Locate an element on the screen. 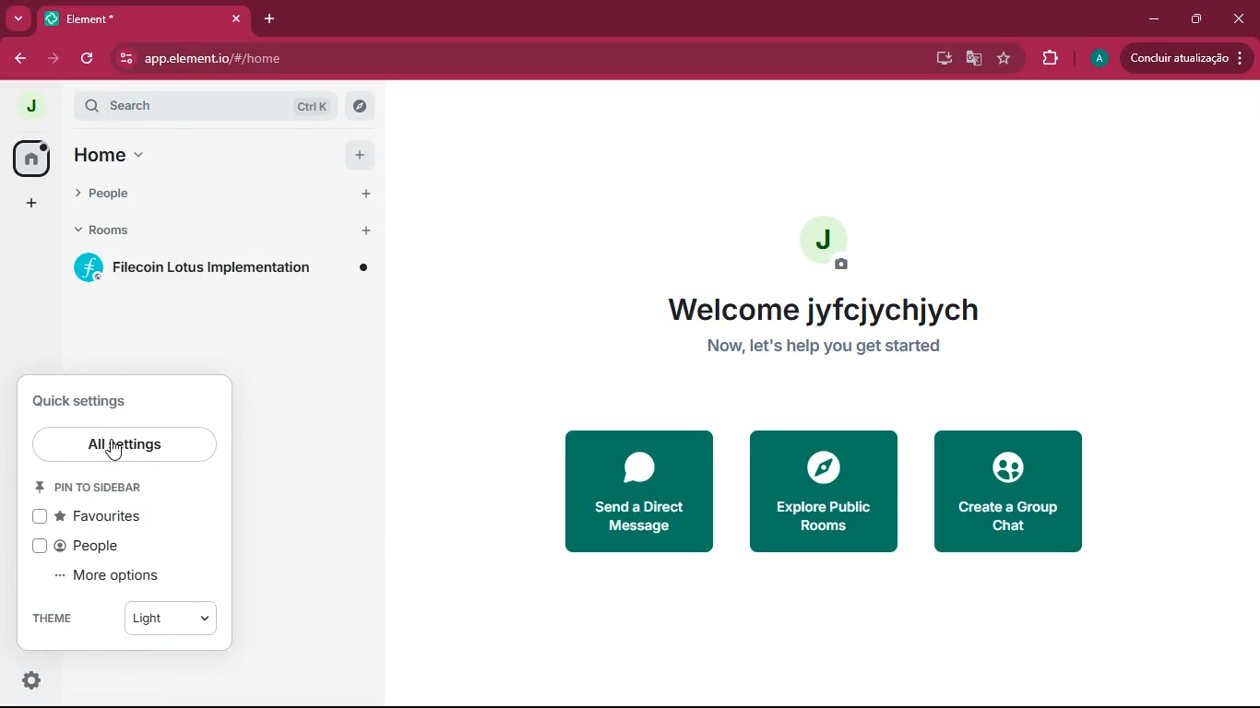 The height and width of the screenshot is (708, 1260). home is located at coordinates (30, 158).